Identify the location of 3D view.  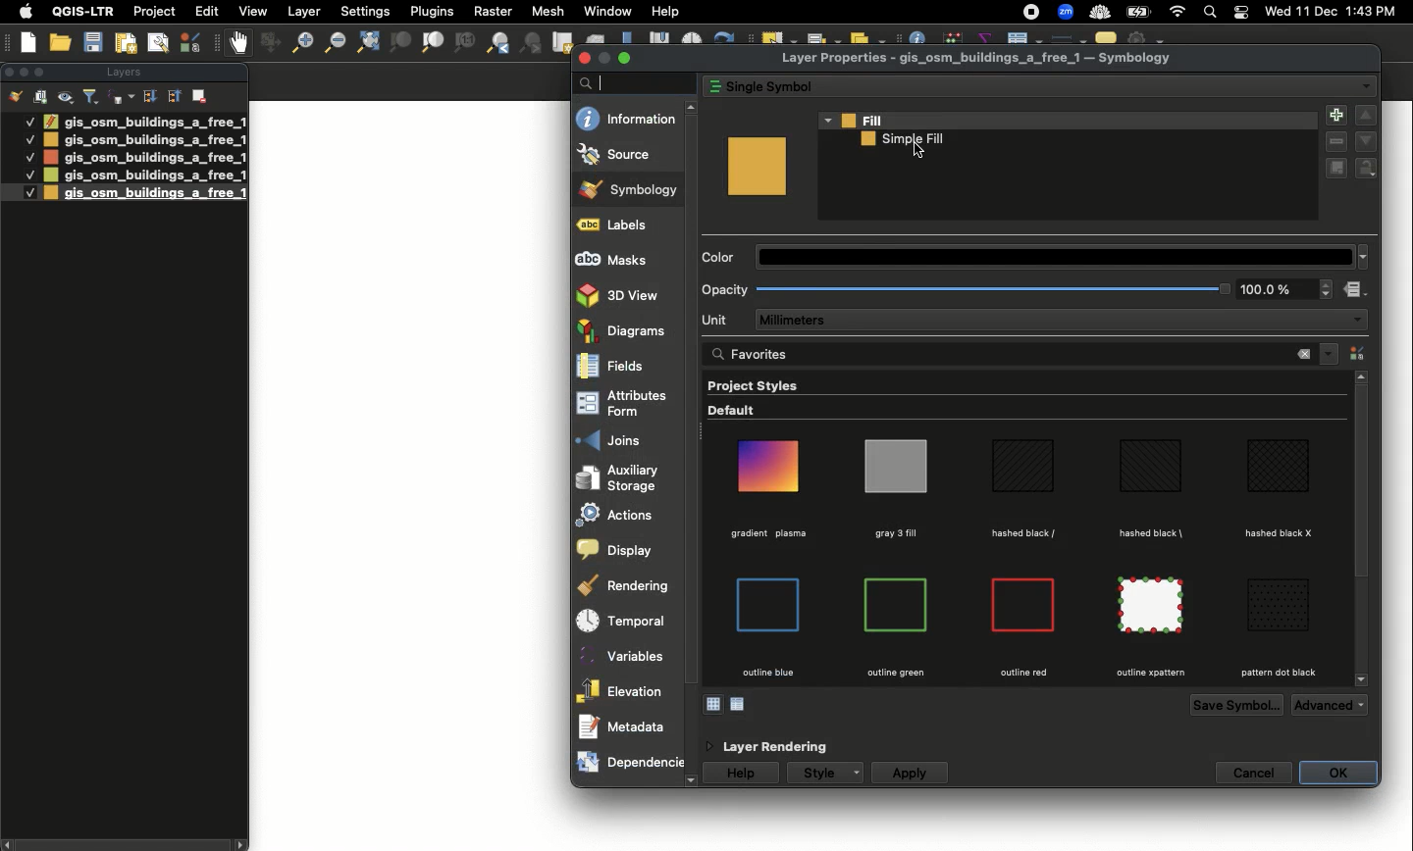
(619, 296).